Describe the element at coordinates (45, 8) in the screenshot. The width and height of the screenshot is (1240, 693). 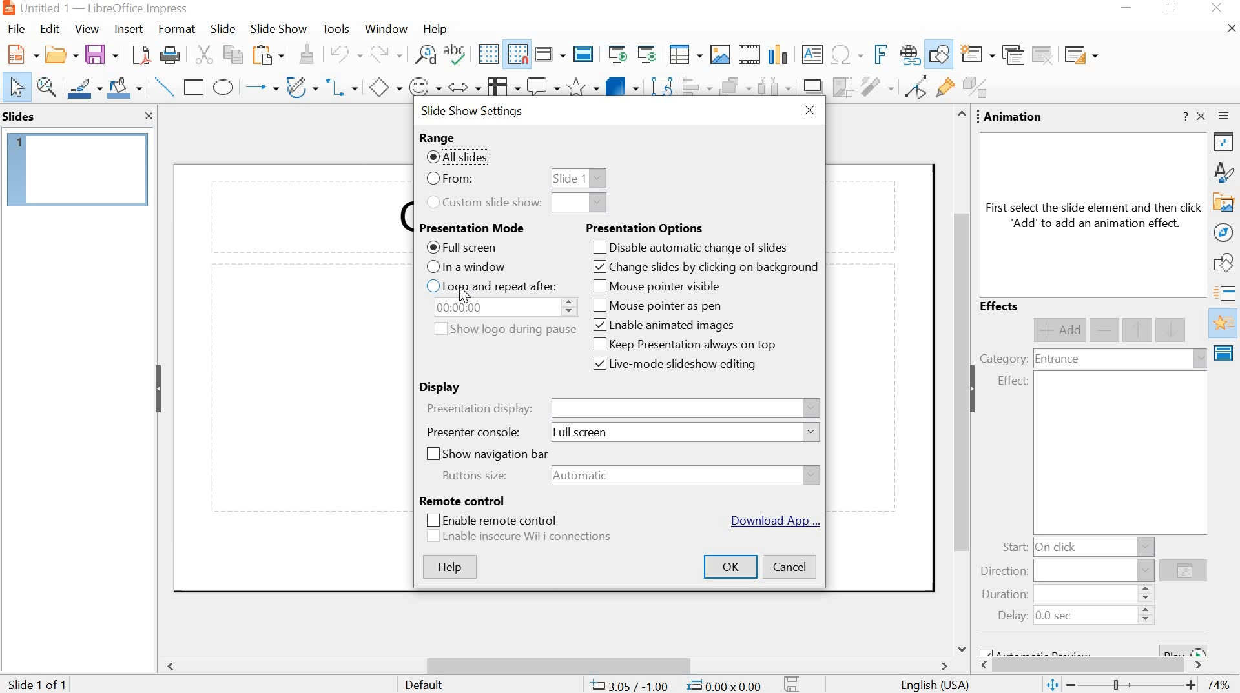
I see `file name` at that location.